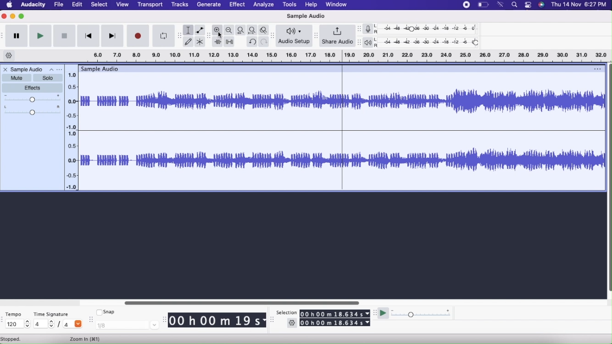  I want to click on 00 h 00 m 18.634 s, so click(335, 323).